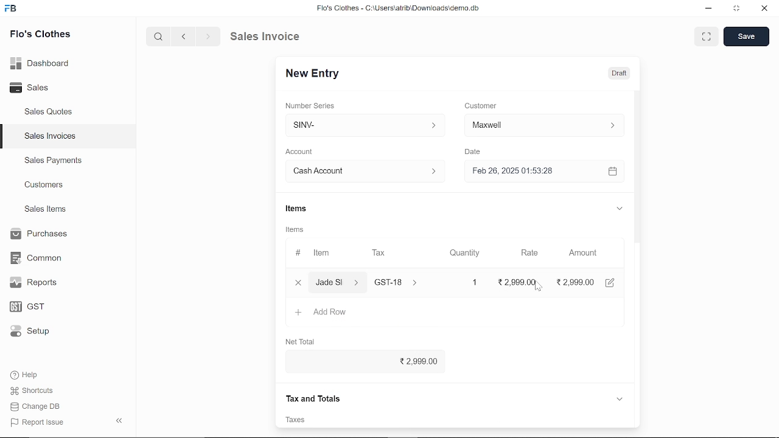 Image resolution: width=779 pixels, height=438 pixels. I want to click on 2,999.00, so click(362, 362).